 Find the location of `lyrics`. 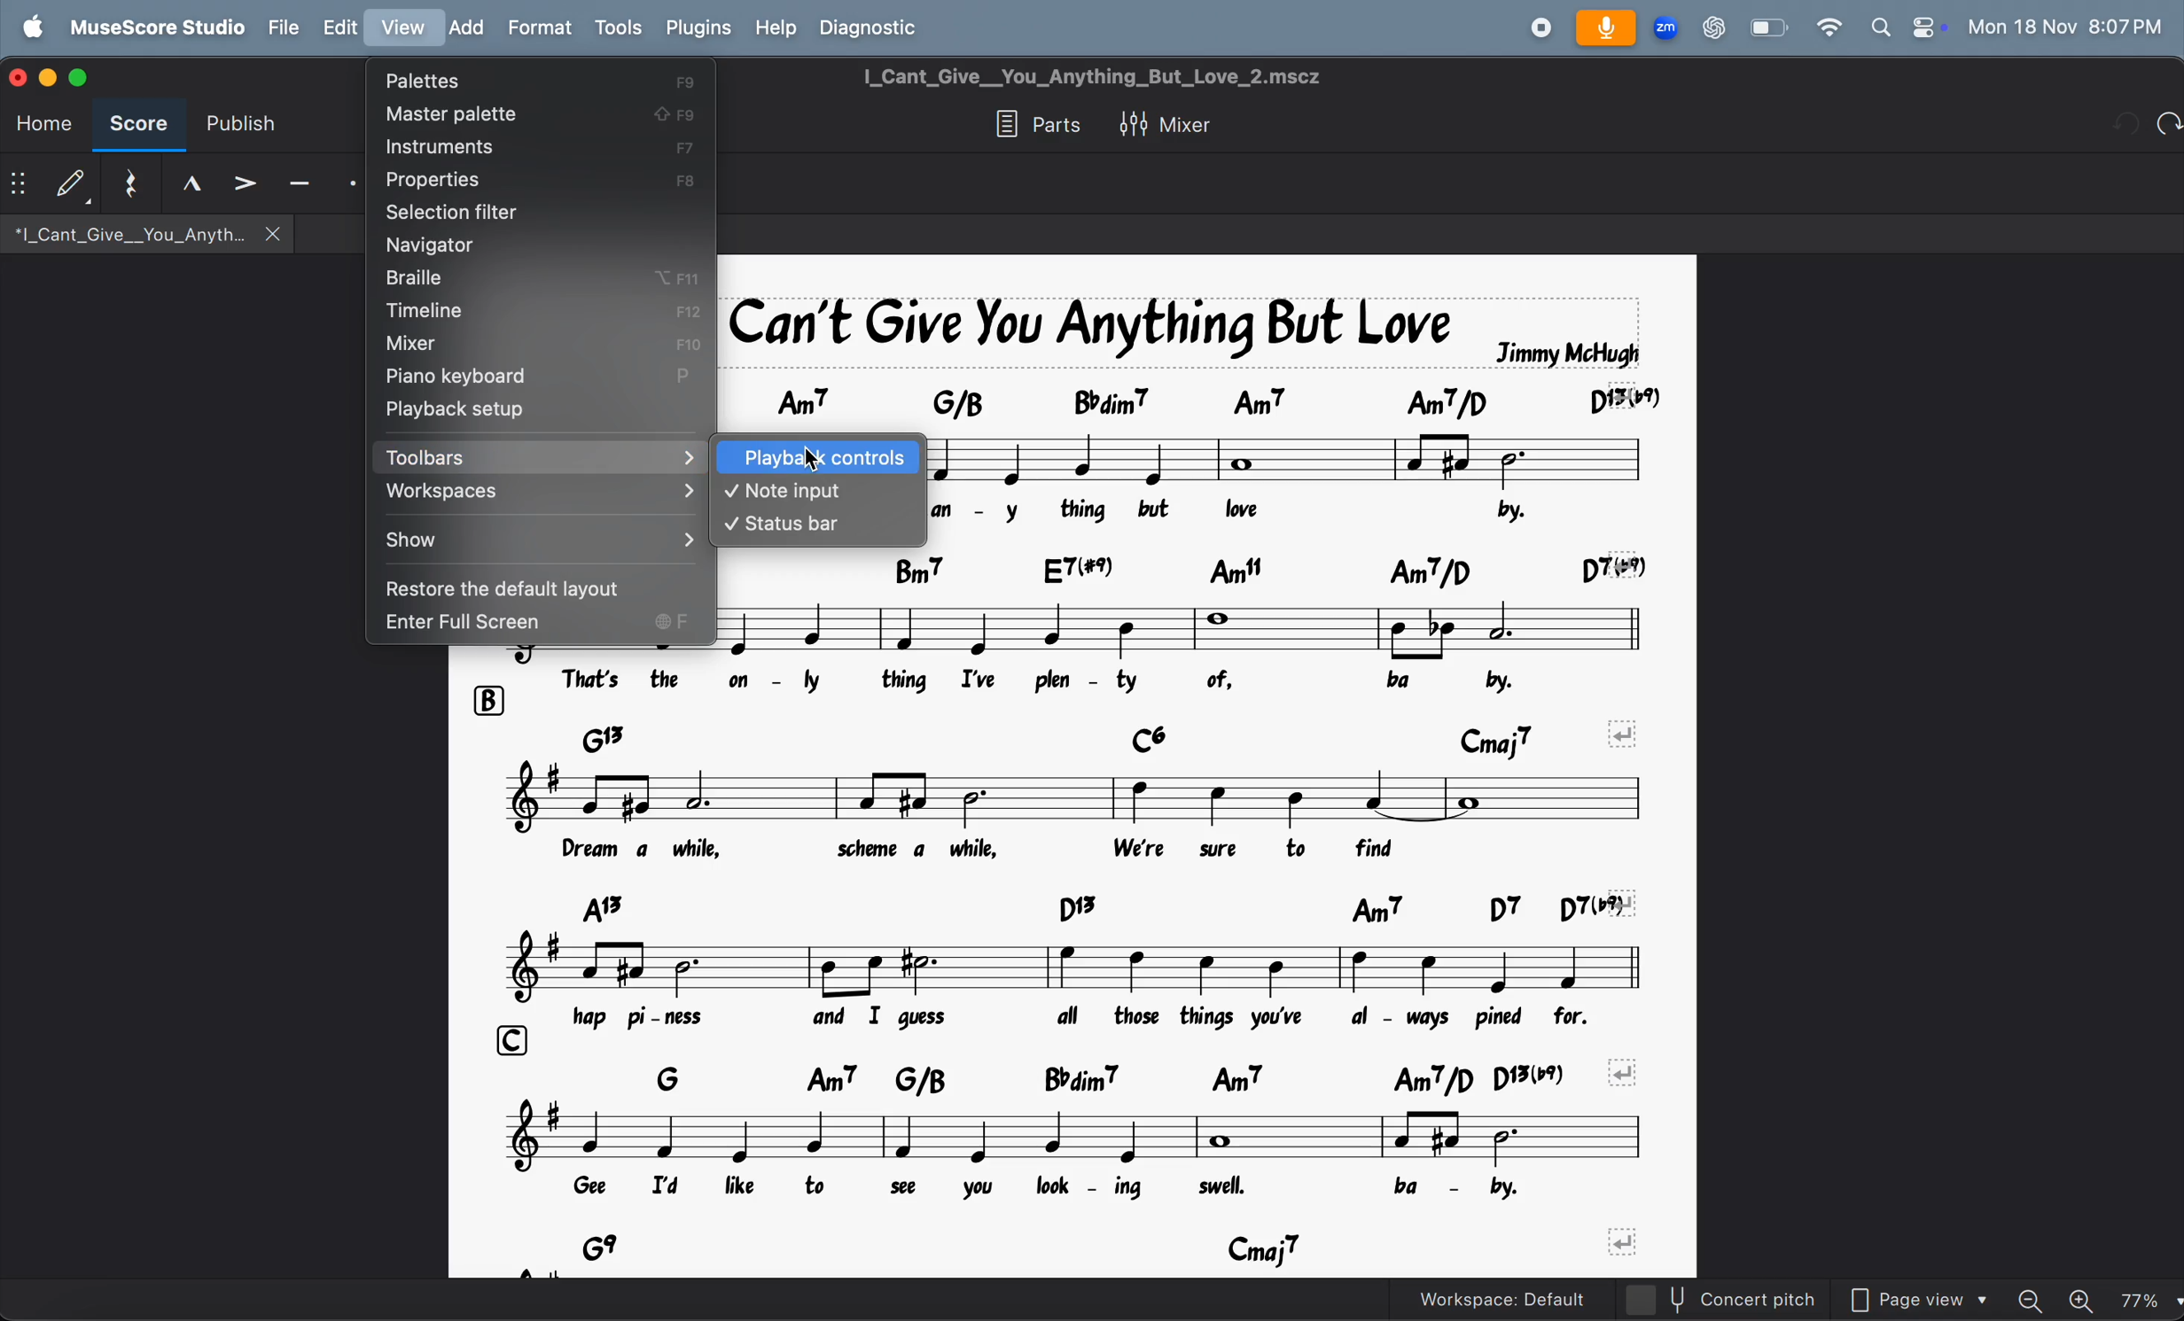

lyrics is located at coordinates (1244, 511).